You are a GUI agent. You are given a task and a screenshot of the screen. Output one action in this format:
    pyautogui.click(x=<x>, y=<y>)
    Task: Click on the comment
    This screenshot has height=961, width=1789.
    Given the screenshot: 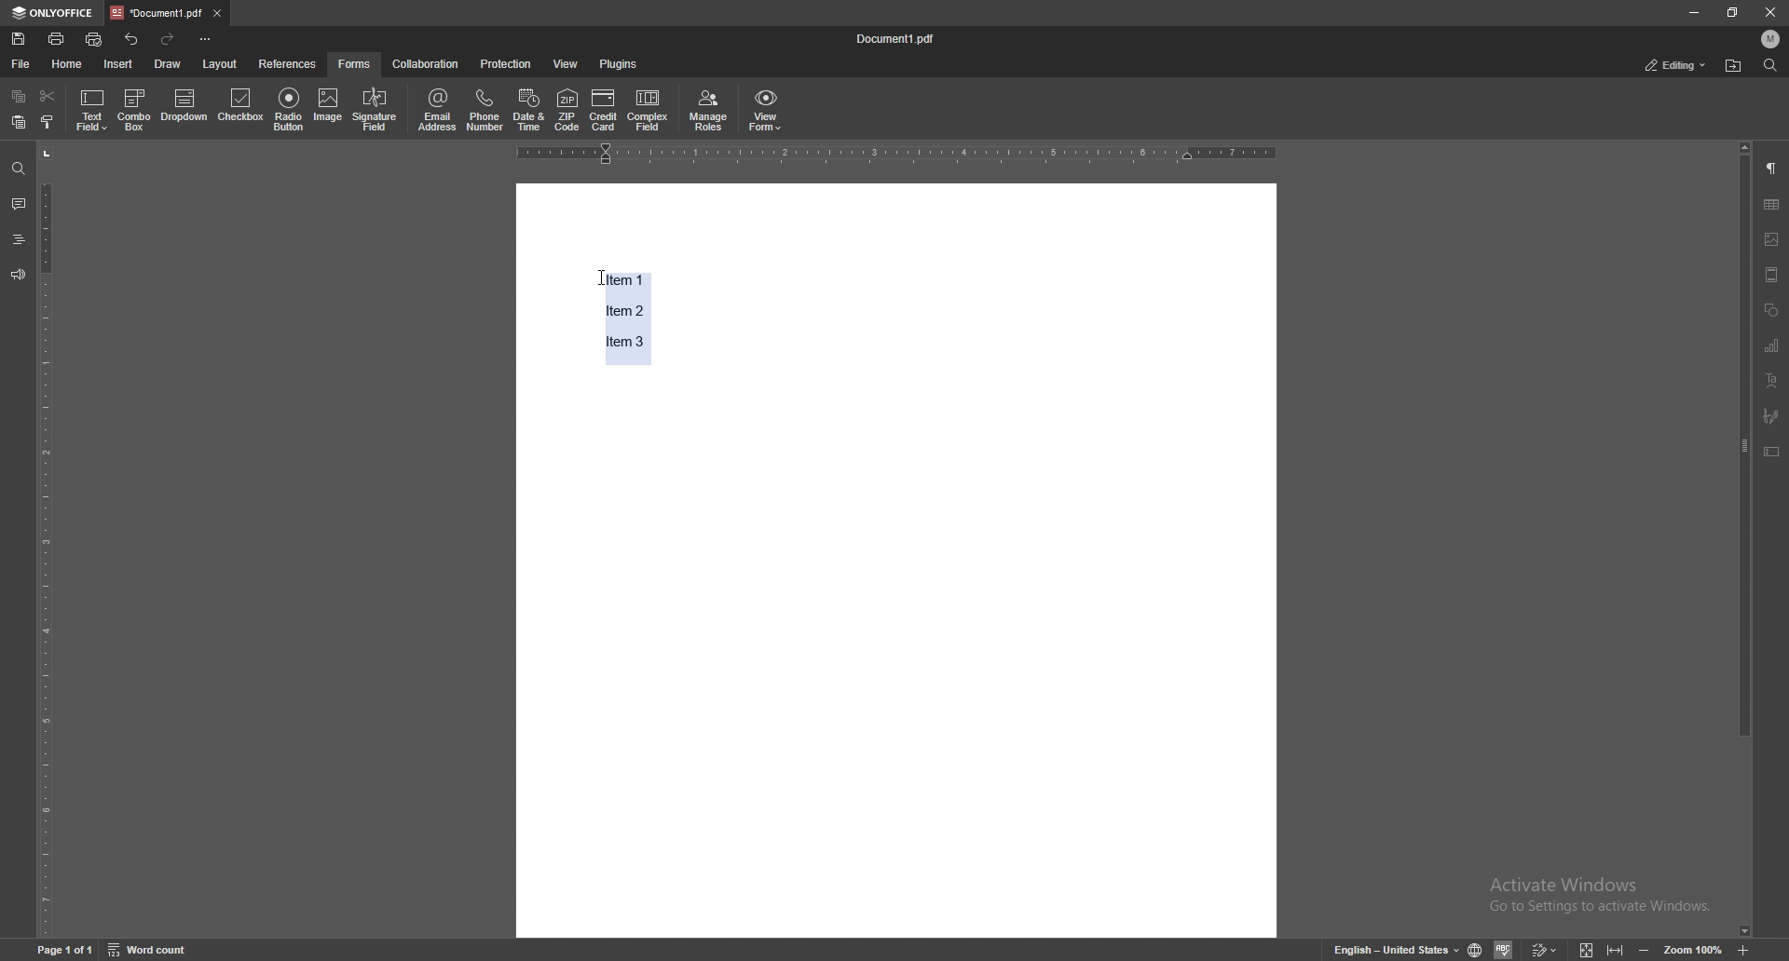 What is the action you would take?
    pyautogui.click(x=19, y=203)
    